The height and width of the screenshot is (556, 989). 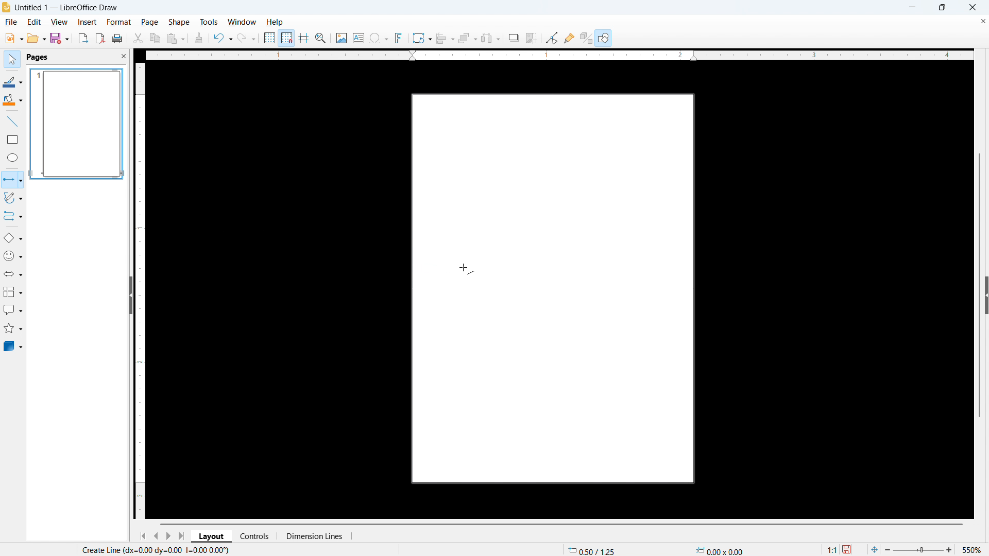 What do you see at coordinates (399, 38) in the screenshot?
I see `Insert font work text ` at bounding box center [399, 38].